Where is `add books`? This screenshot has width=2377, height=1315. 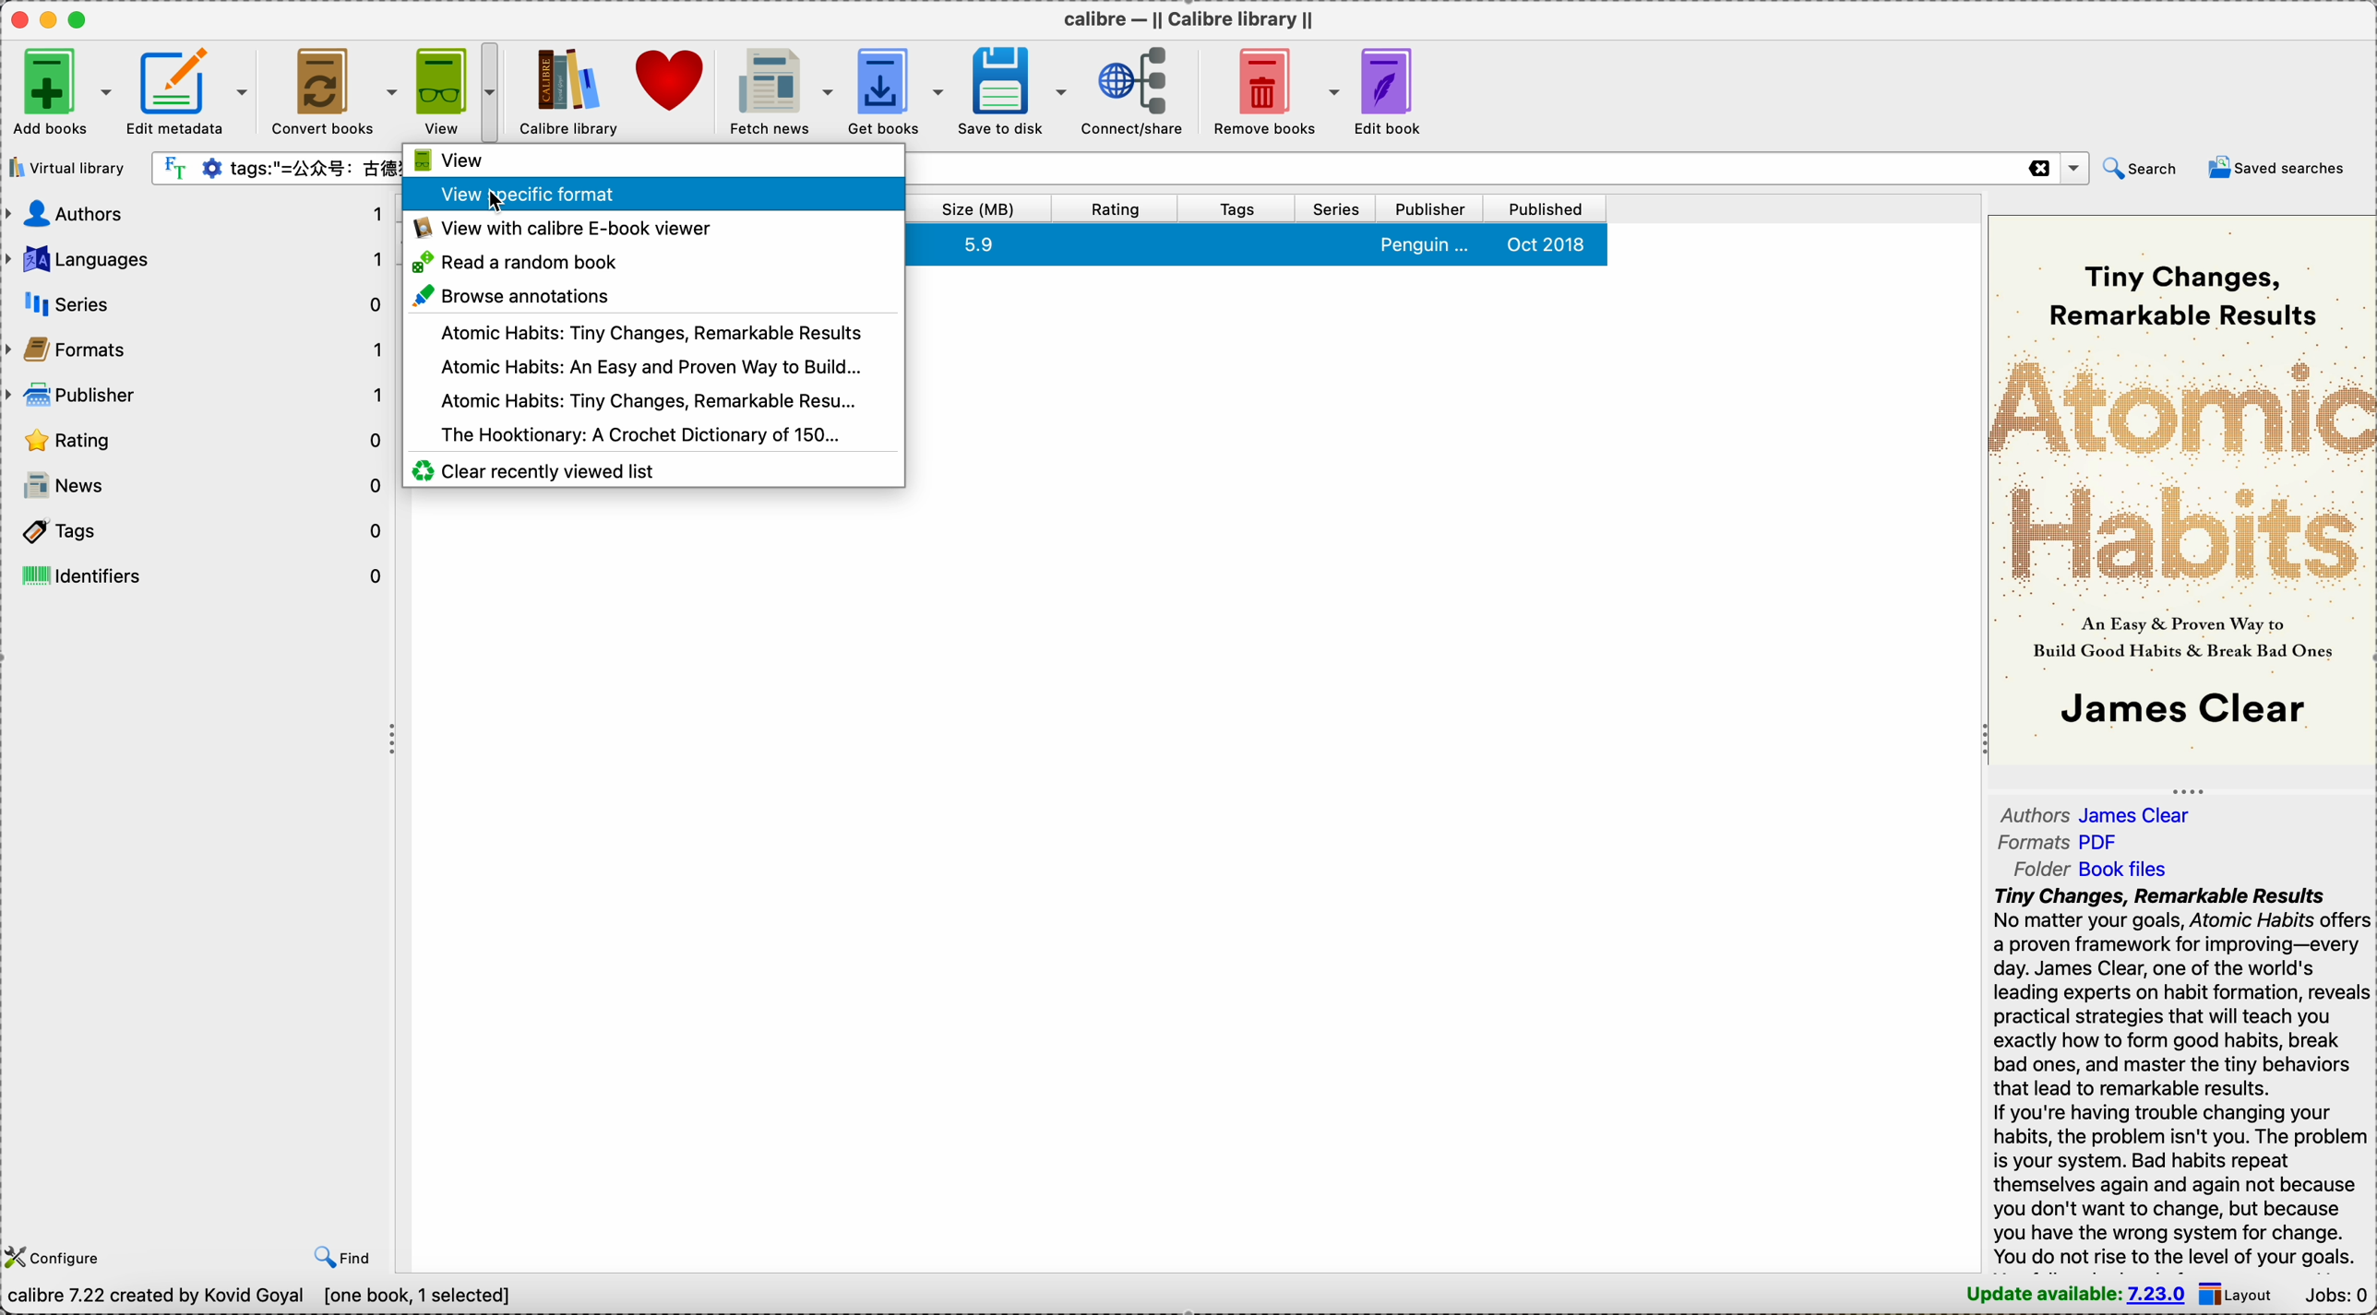
add books is located at coordinates (63, 88).